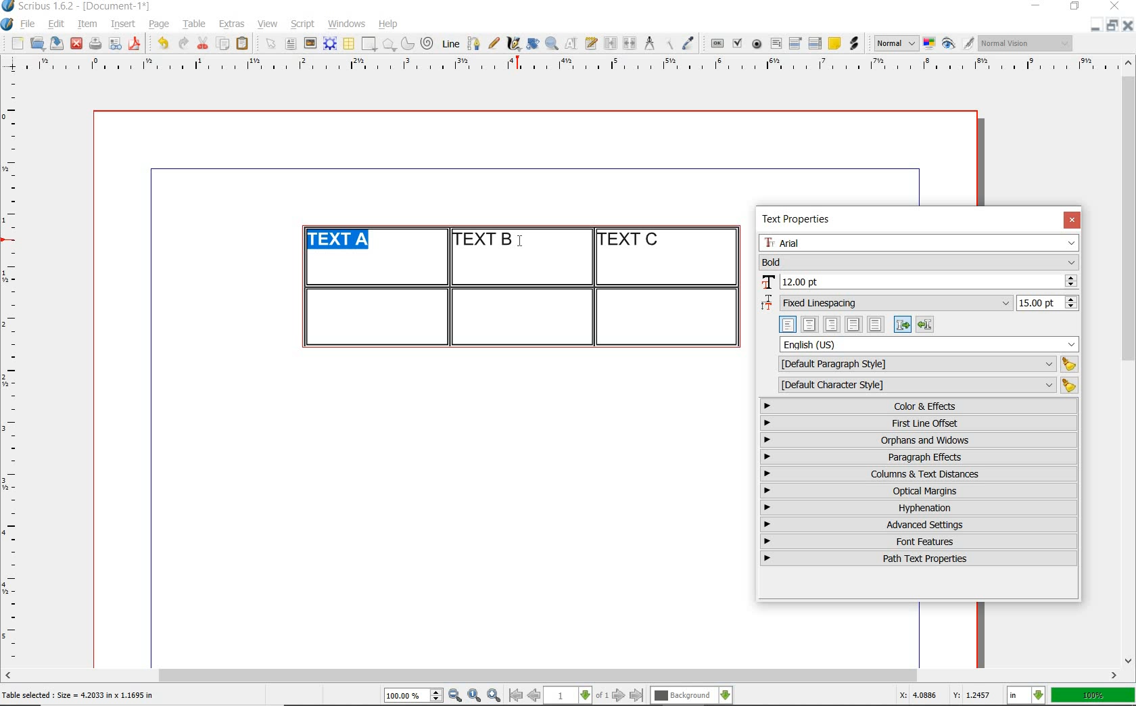 Image resolution: width=1136 pixels, height=706 pixels. I want to click on preview mode, so click(958, 44).